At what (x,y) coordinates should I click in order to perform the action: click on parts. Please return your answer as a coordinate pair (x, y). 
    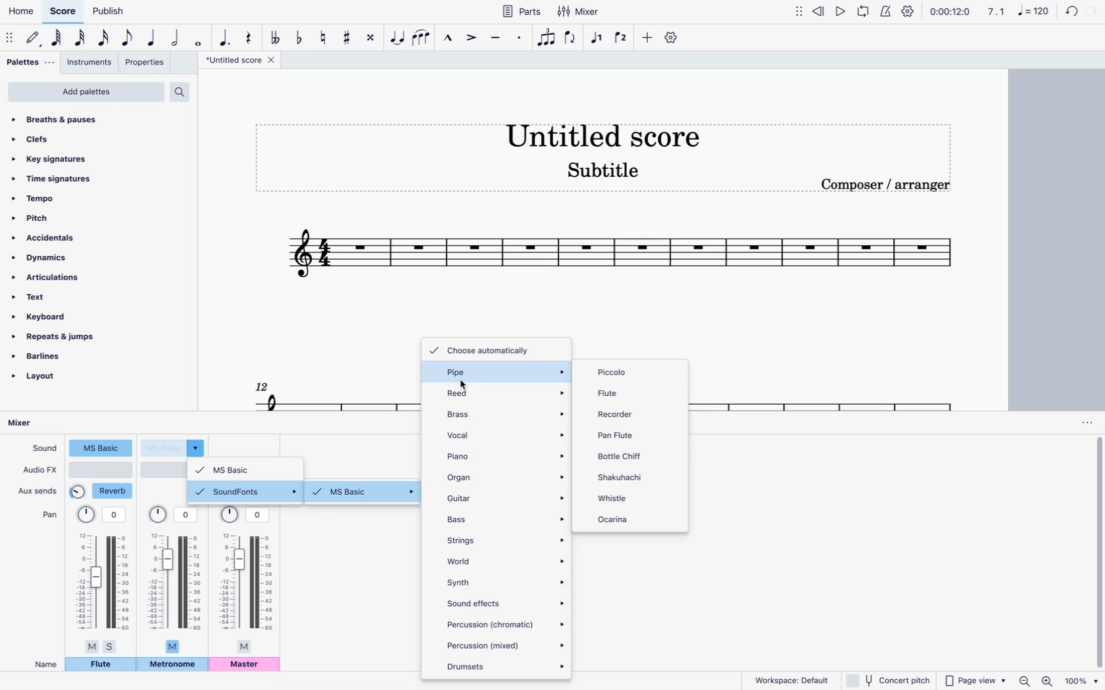
    Looking at the image, I should click on (523, 11).